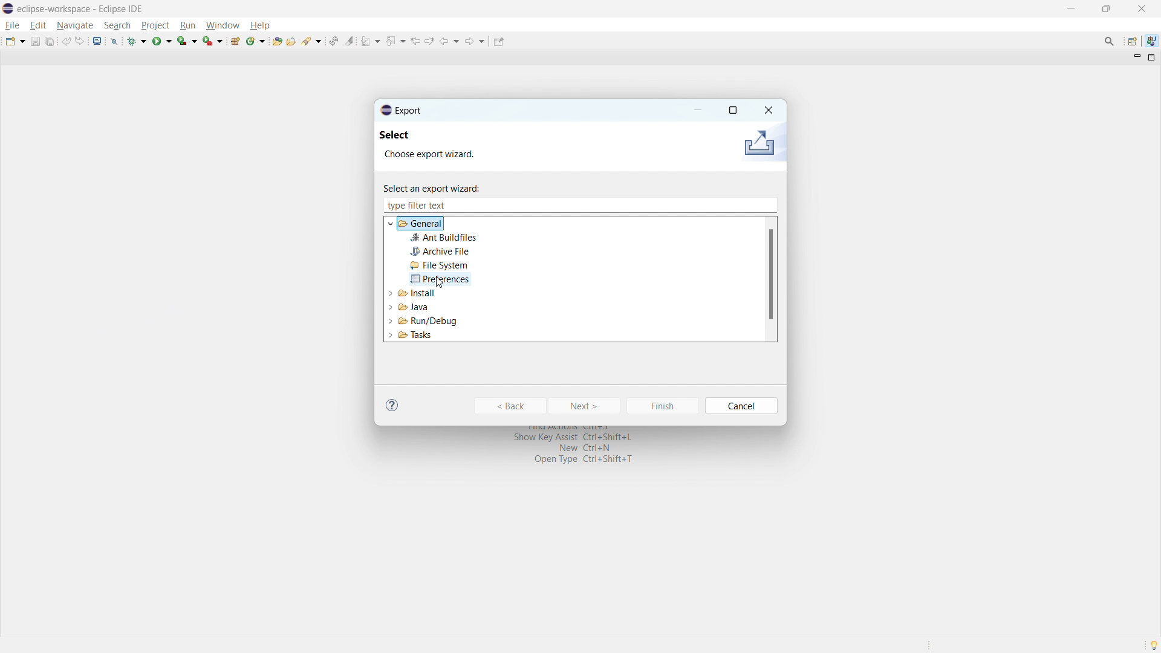 The width and height of the screenshot is (1161, 653). I want to click on Select, so click(405, 137).